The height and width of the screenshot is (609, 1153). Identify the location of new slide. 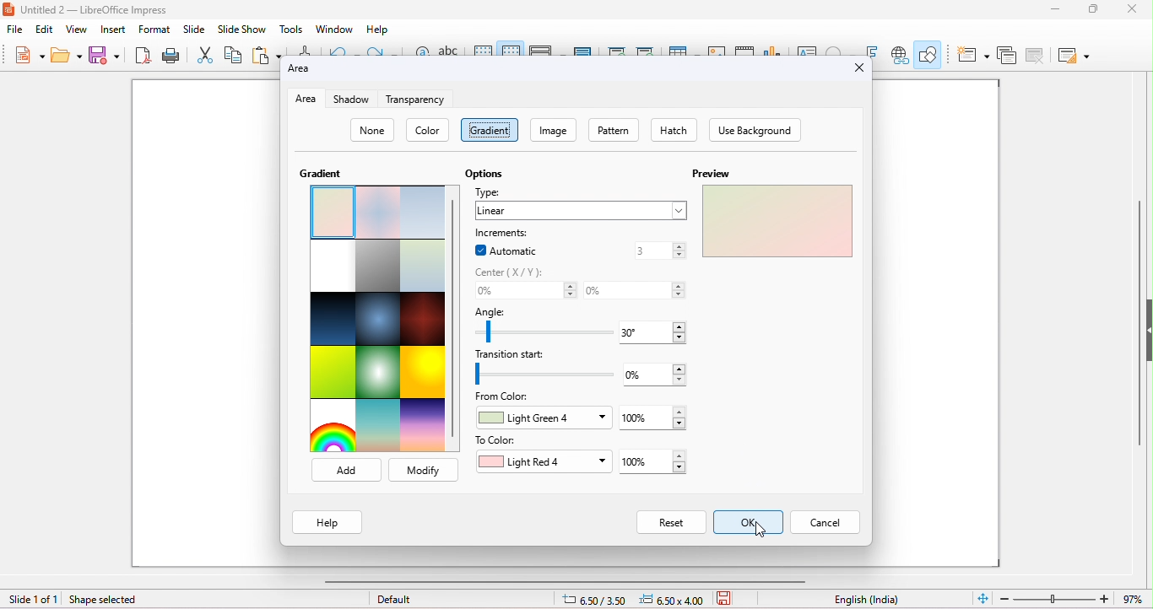
(973, 56).